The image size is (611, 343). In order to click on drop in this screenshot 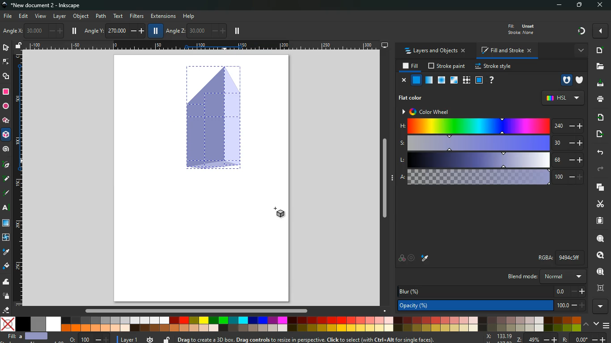, I will do `click(426, 259)`.